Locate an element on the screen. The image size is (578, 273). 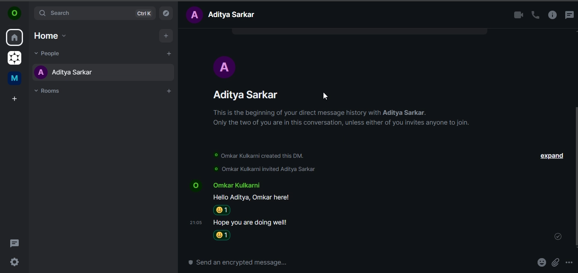
home is located at coordinates (49, 36).